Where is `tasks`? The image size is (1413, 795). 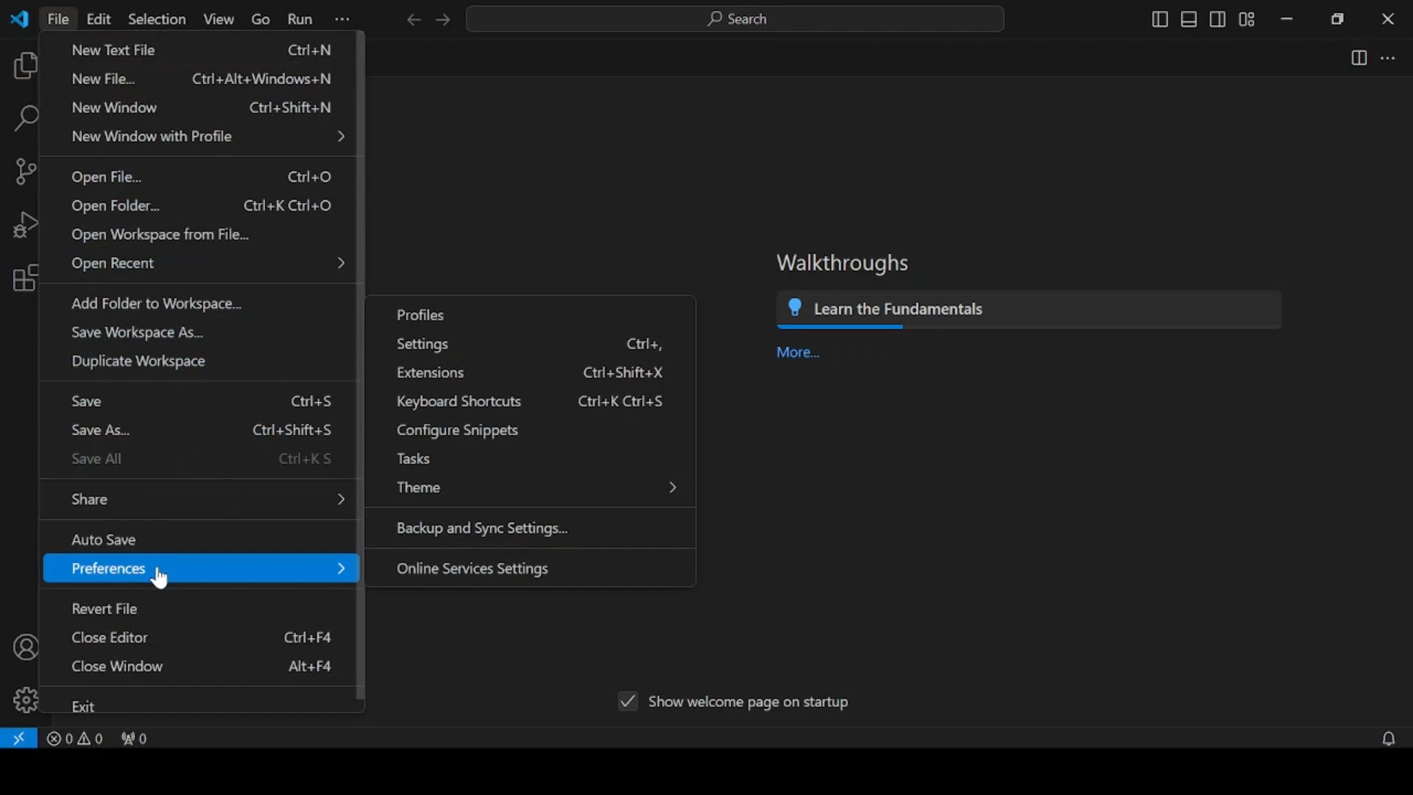 tasks is located at coordinates (414, 457).